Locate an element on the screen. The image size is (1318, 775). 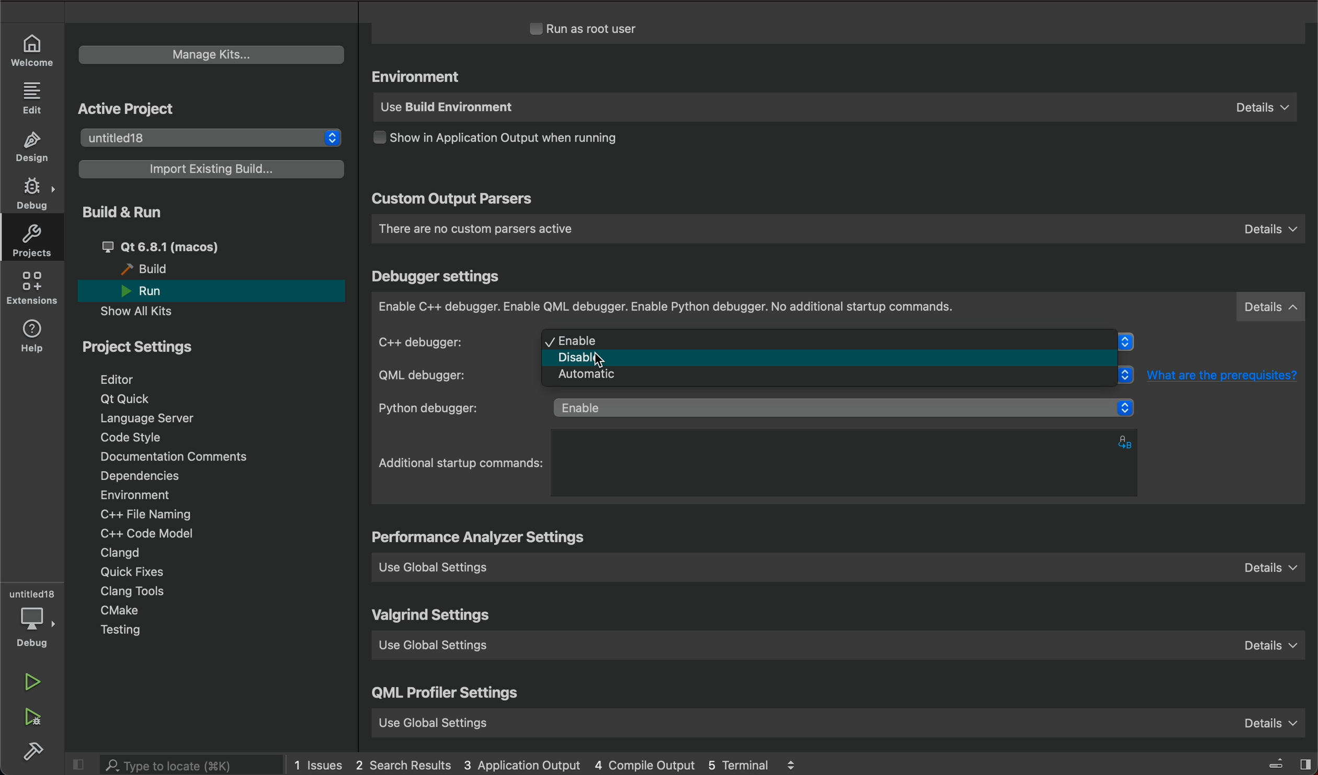
DESIGN is located at coordinates (36, 148).